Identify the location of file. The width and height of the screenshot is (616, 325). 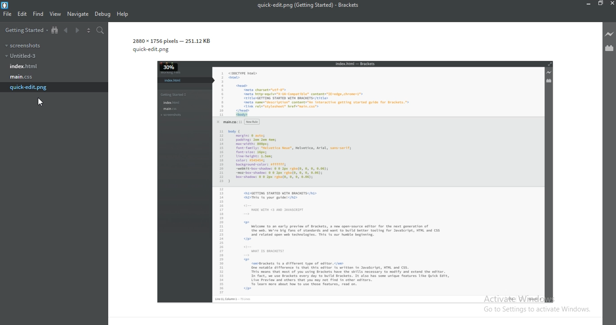
(8, 15).